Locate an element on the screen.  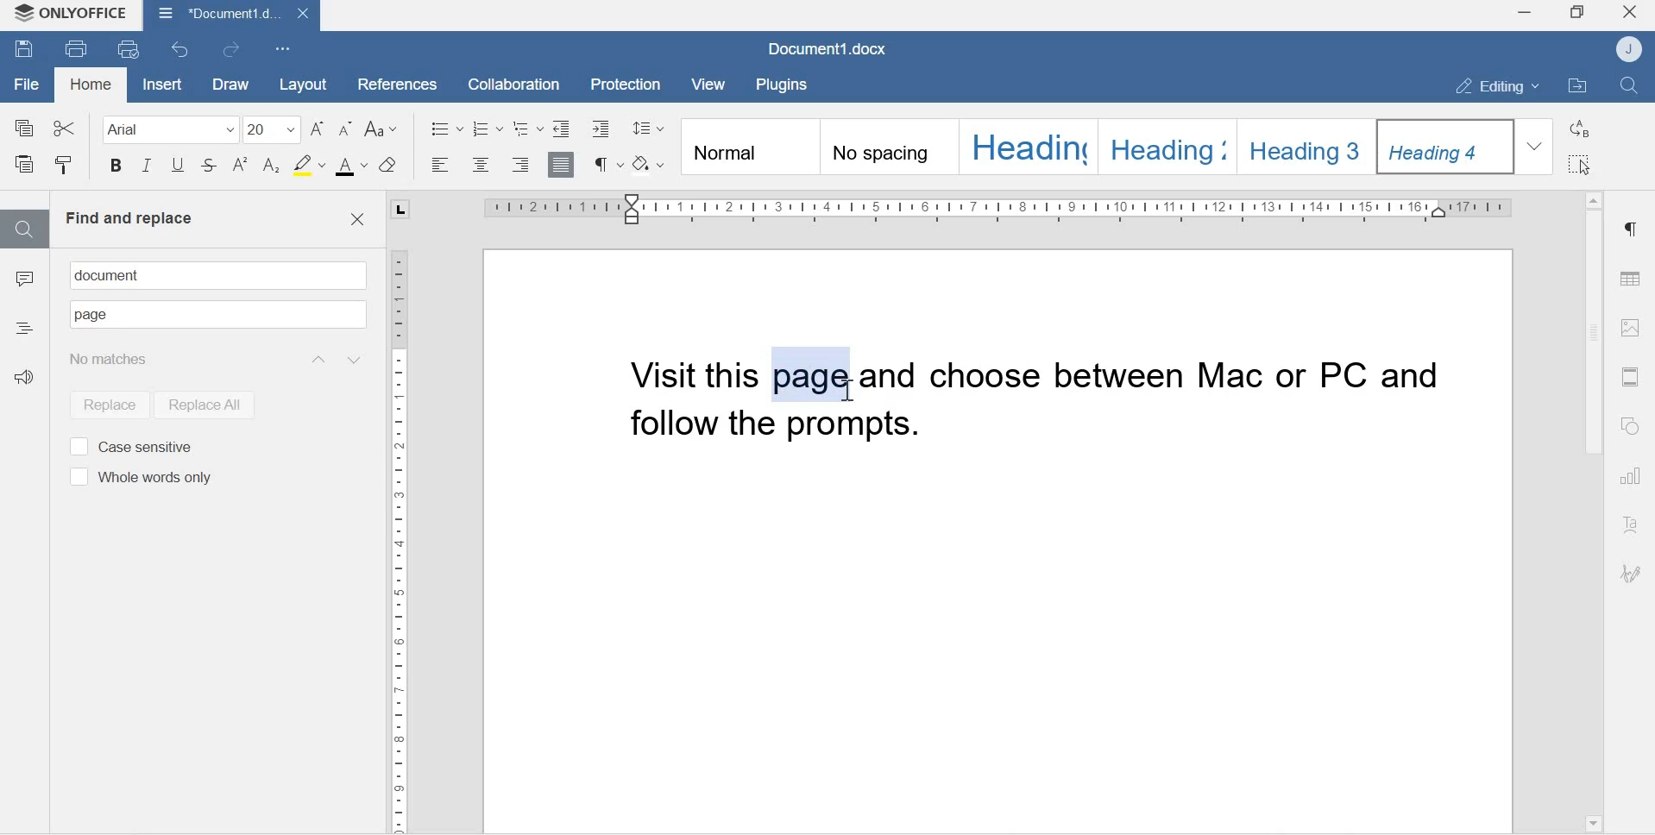
Increment font size is located at coordinates (319, 129).